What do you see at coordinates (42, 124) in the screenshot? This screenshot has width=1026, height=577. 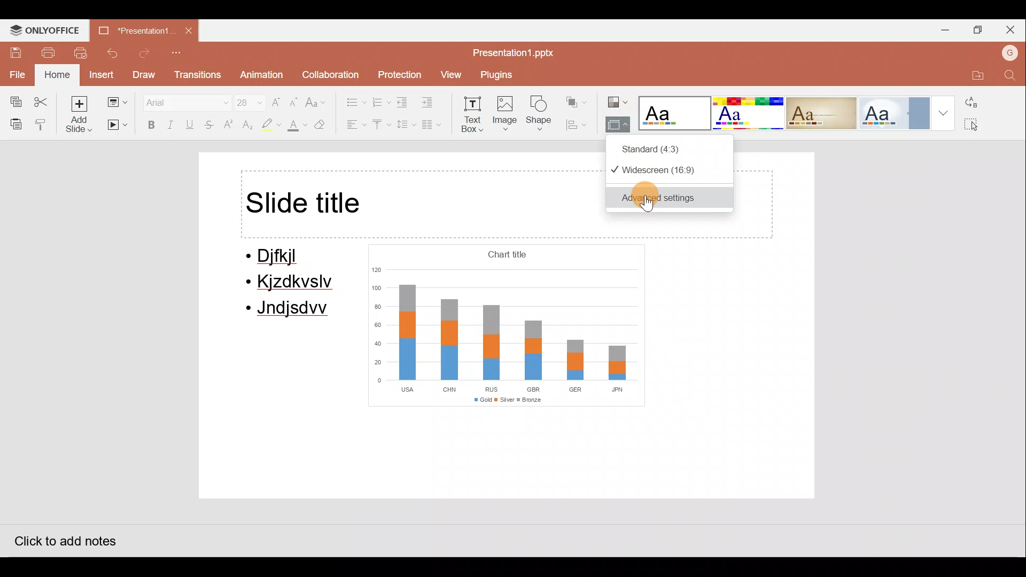 I see `Copy style` at bounding box center [42, 124].